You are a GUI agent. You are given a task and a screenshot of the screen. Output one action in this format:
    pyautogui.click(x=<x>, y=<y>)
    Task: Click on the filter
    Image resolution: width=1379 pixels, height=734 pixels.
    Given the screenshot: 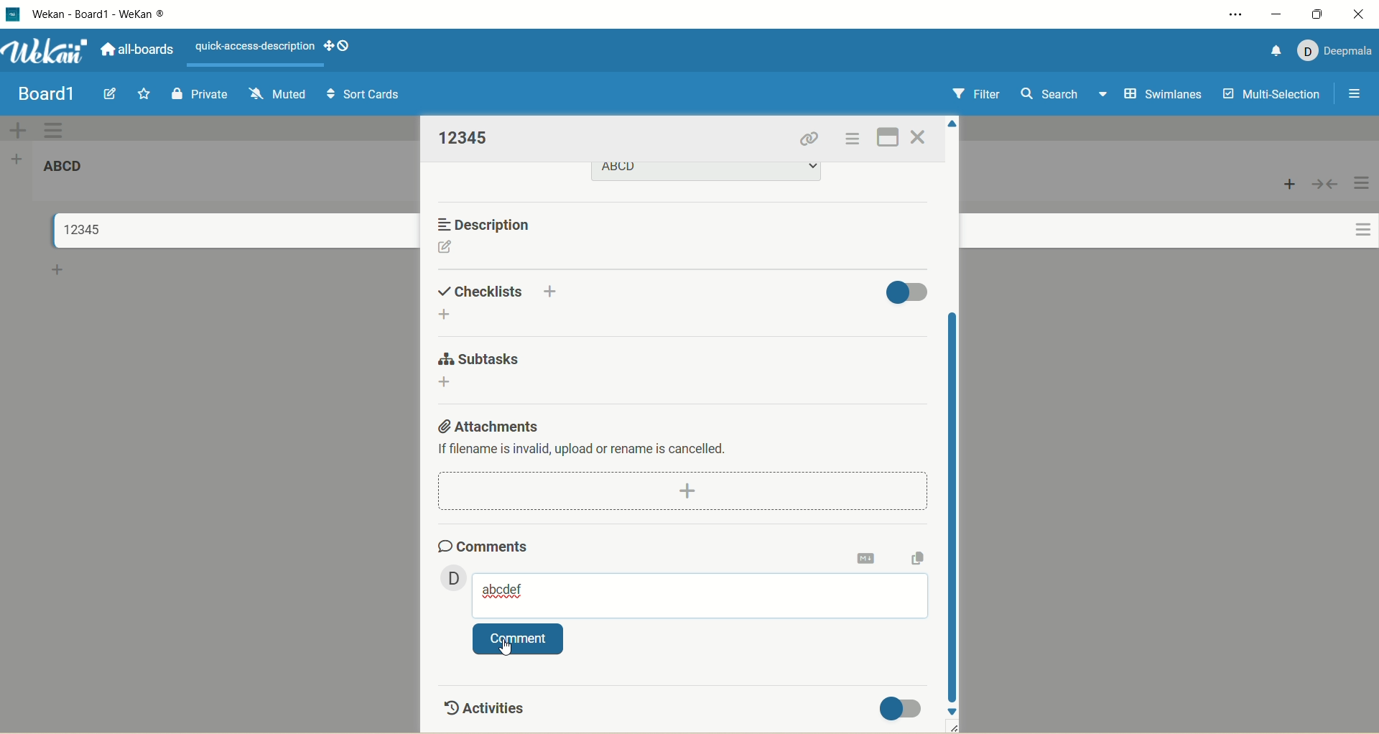 What is the action you would take?
    pyautogui.click(x=973, y=96)
    